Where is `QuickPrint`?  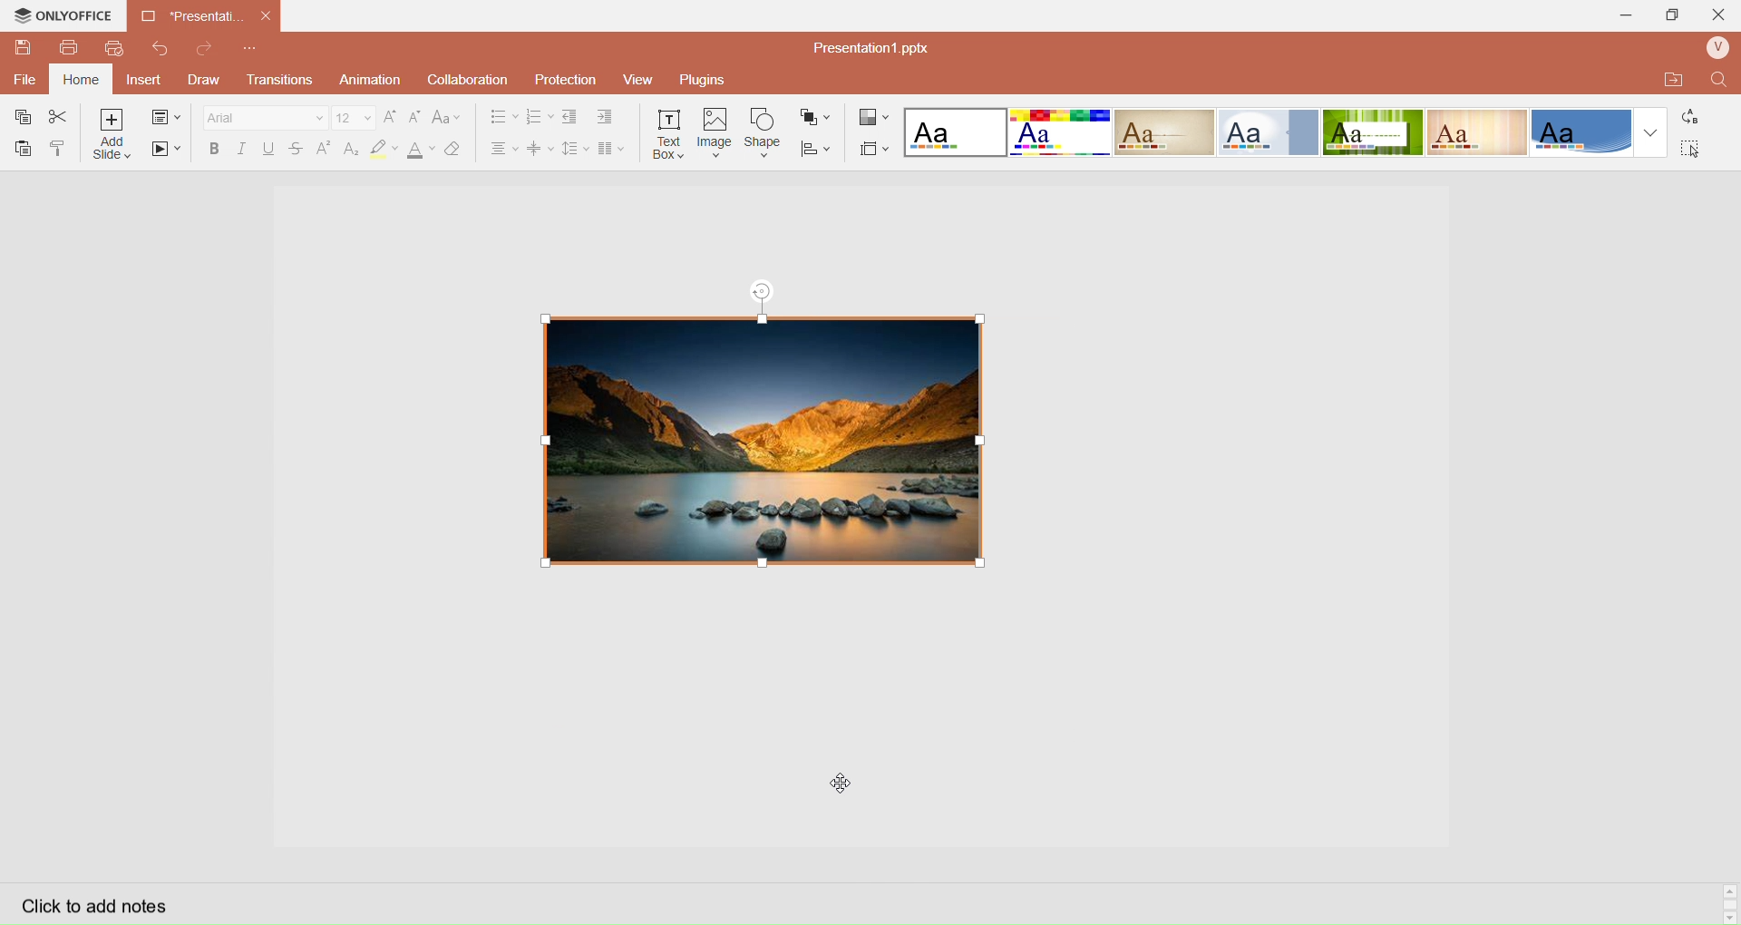 QuickPrint is located at coordinates (115, 49).